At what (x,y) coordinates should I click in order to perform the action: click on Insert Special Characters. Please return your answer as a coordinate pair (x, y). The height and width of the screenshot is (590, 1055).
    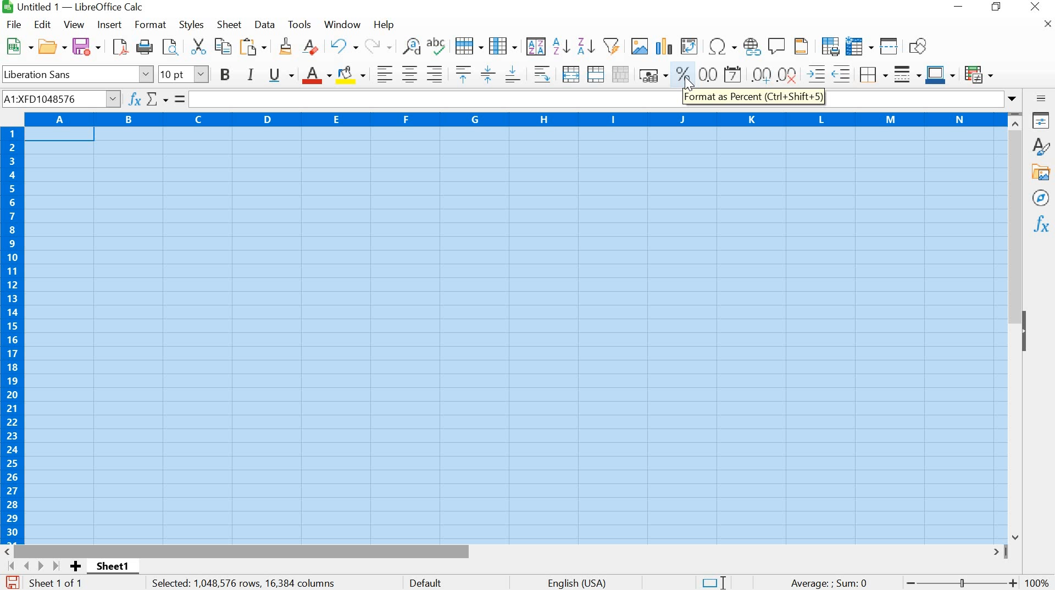
    Looking at the image, I should click on (721, 44).